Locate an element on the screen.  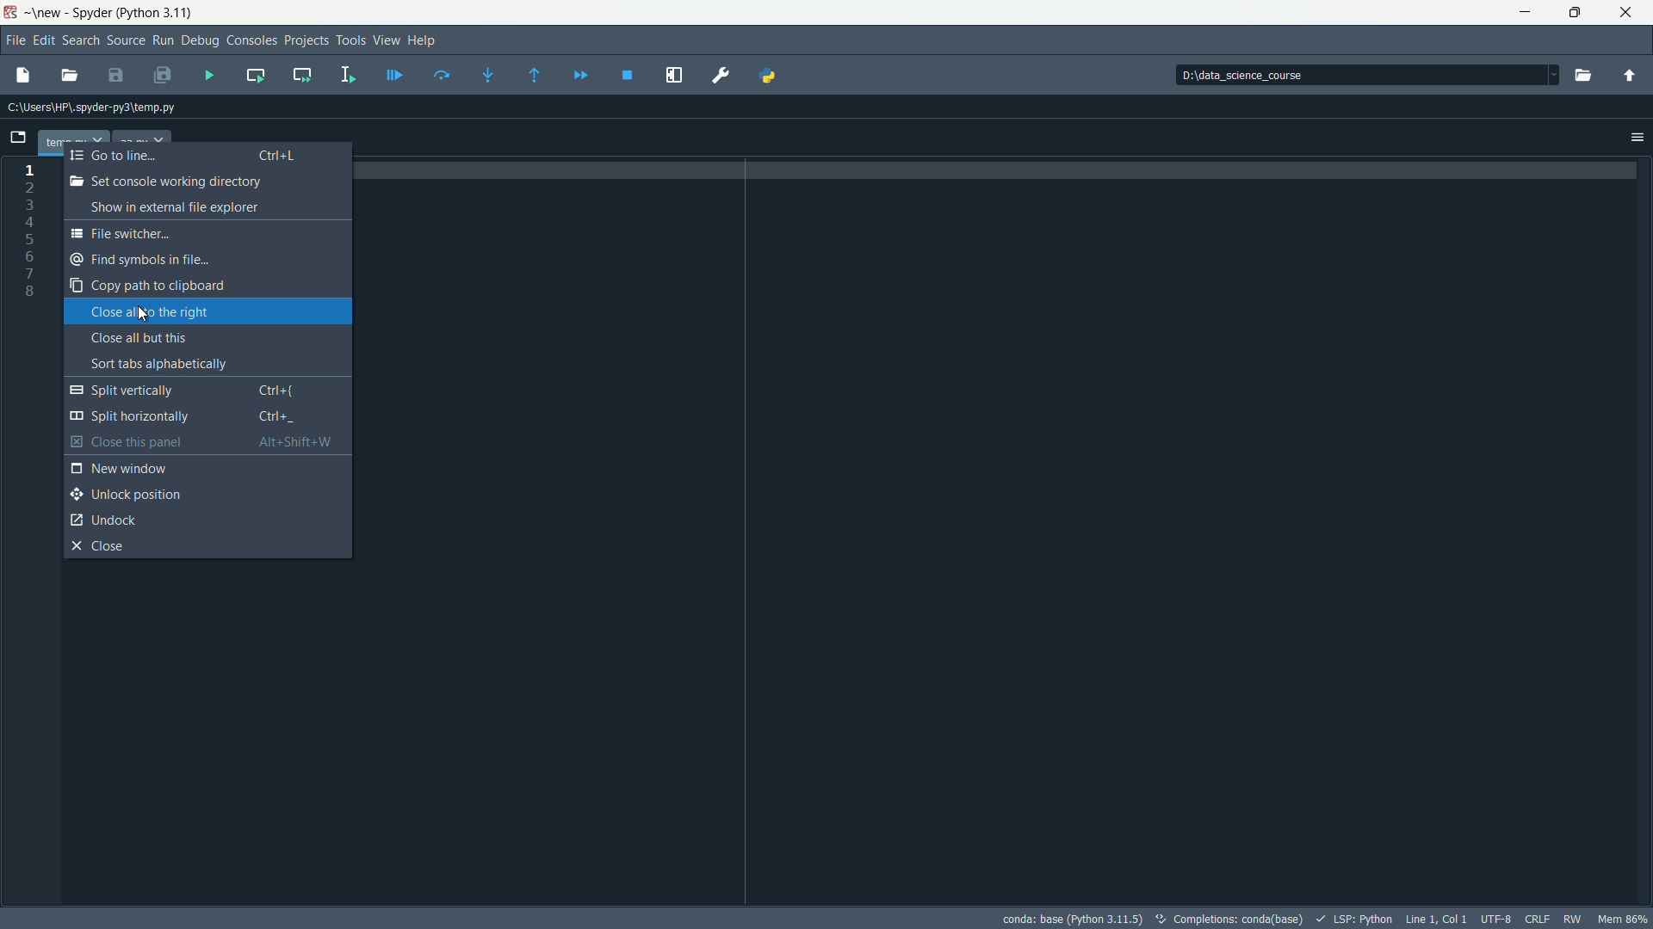
consoles menu is located at coordinates (251, 40).